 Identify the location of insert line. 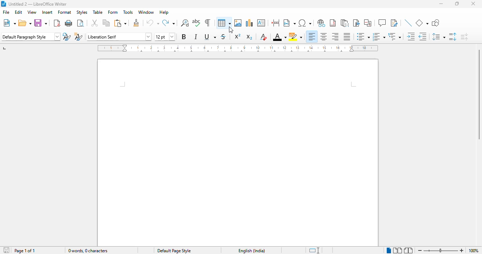
(409, 23).